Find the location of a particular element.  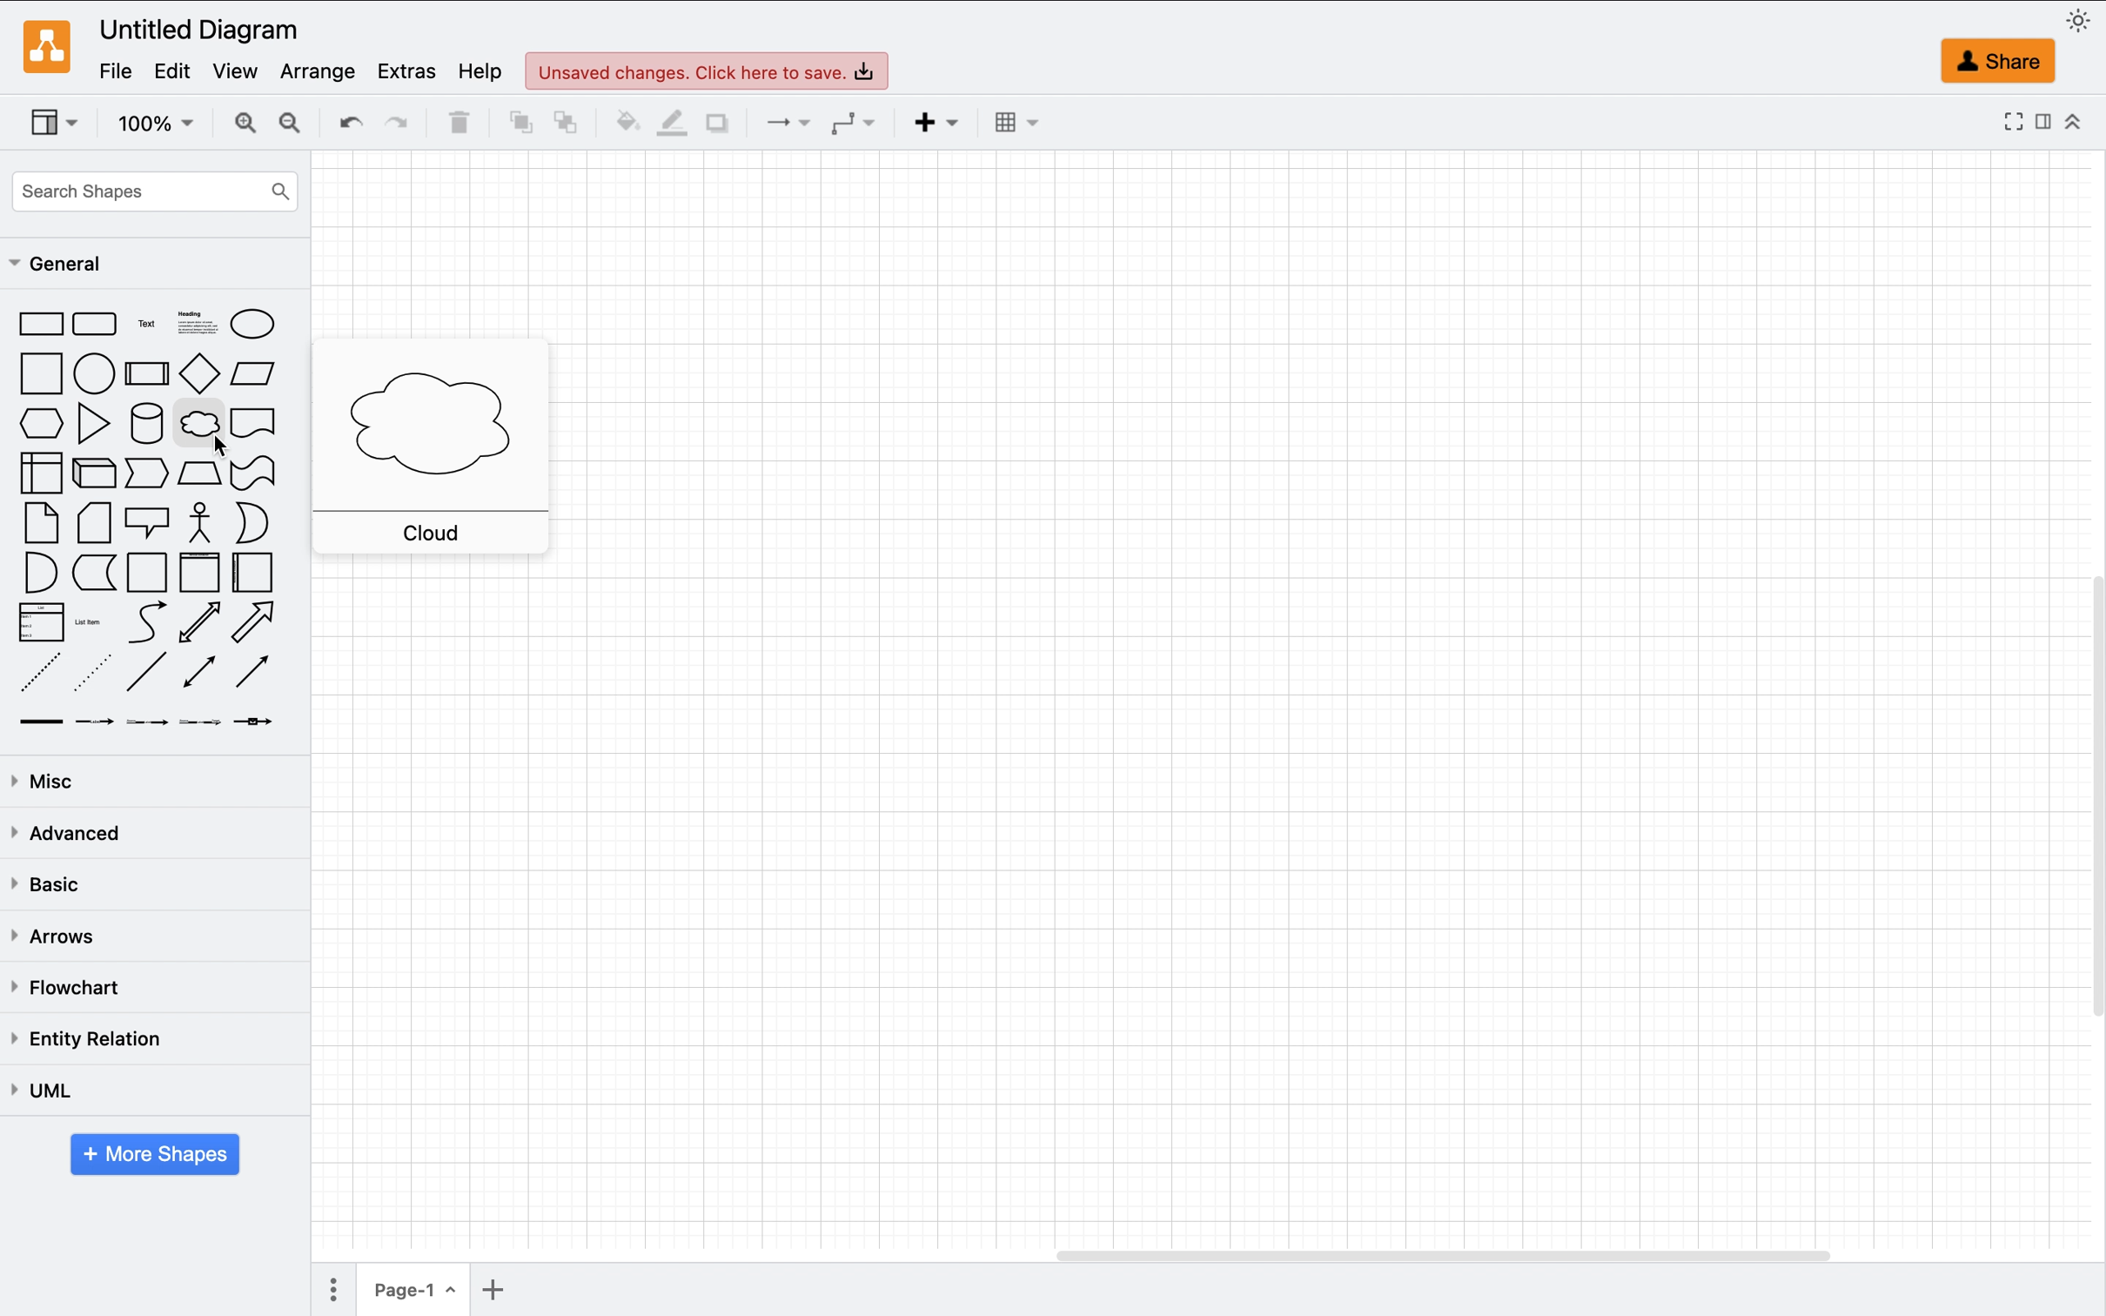

to back is located at coordinates (566, 123).